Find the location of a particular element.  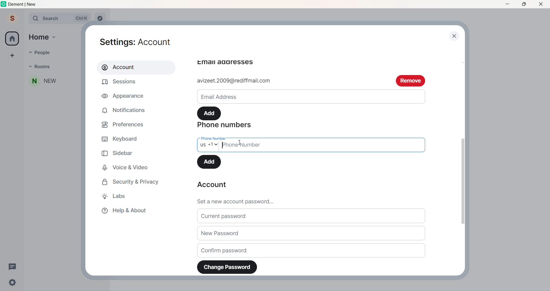

Sessions is located at coordinates (123, 82).